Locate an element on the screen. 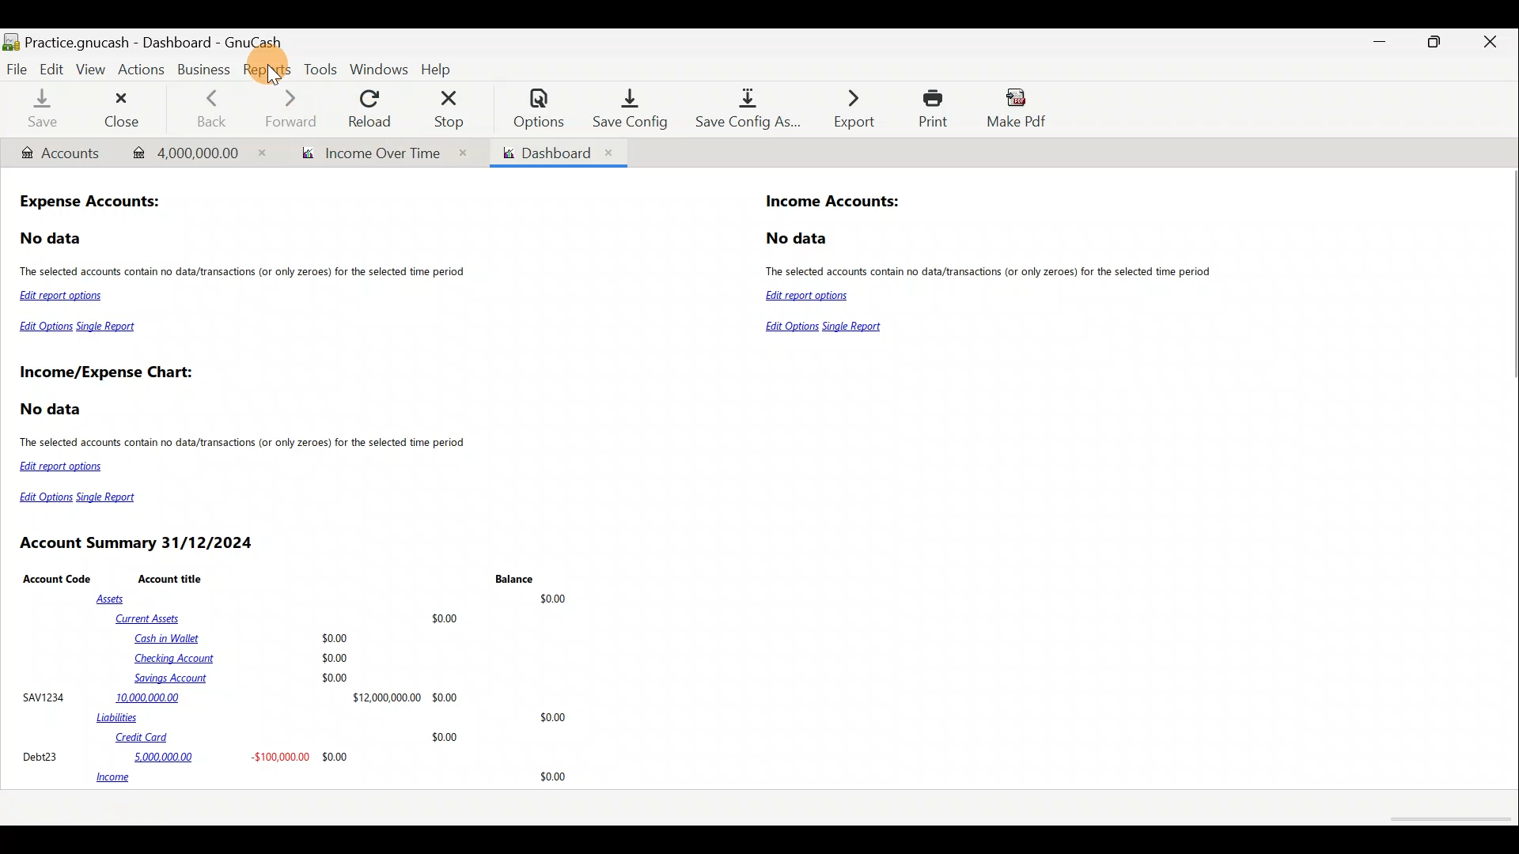 This screenshot has height=854, width=1519. Document name is located at coordinates (176, 38).